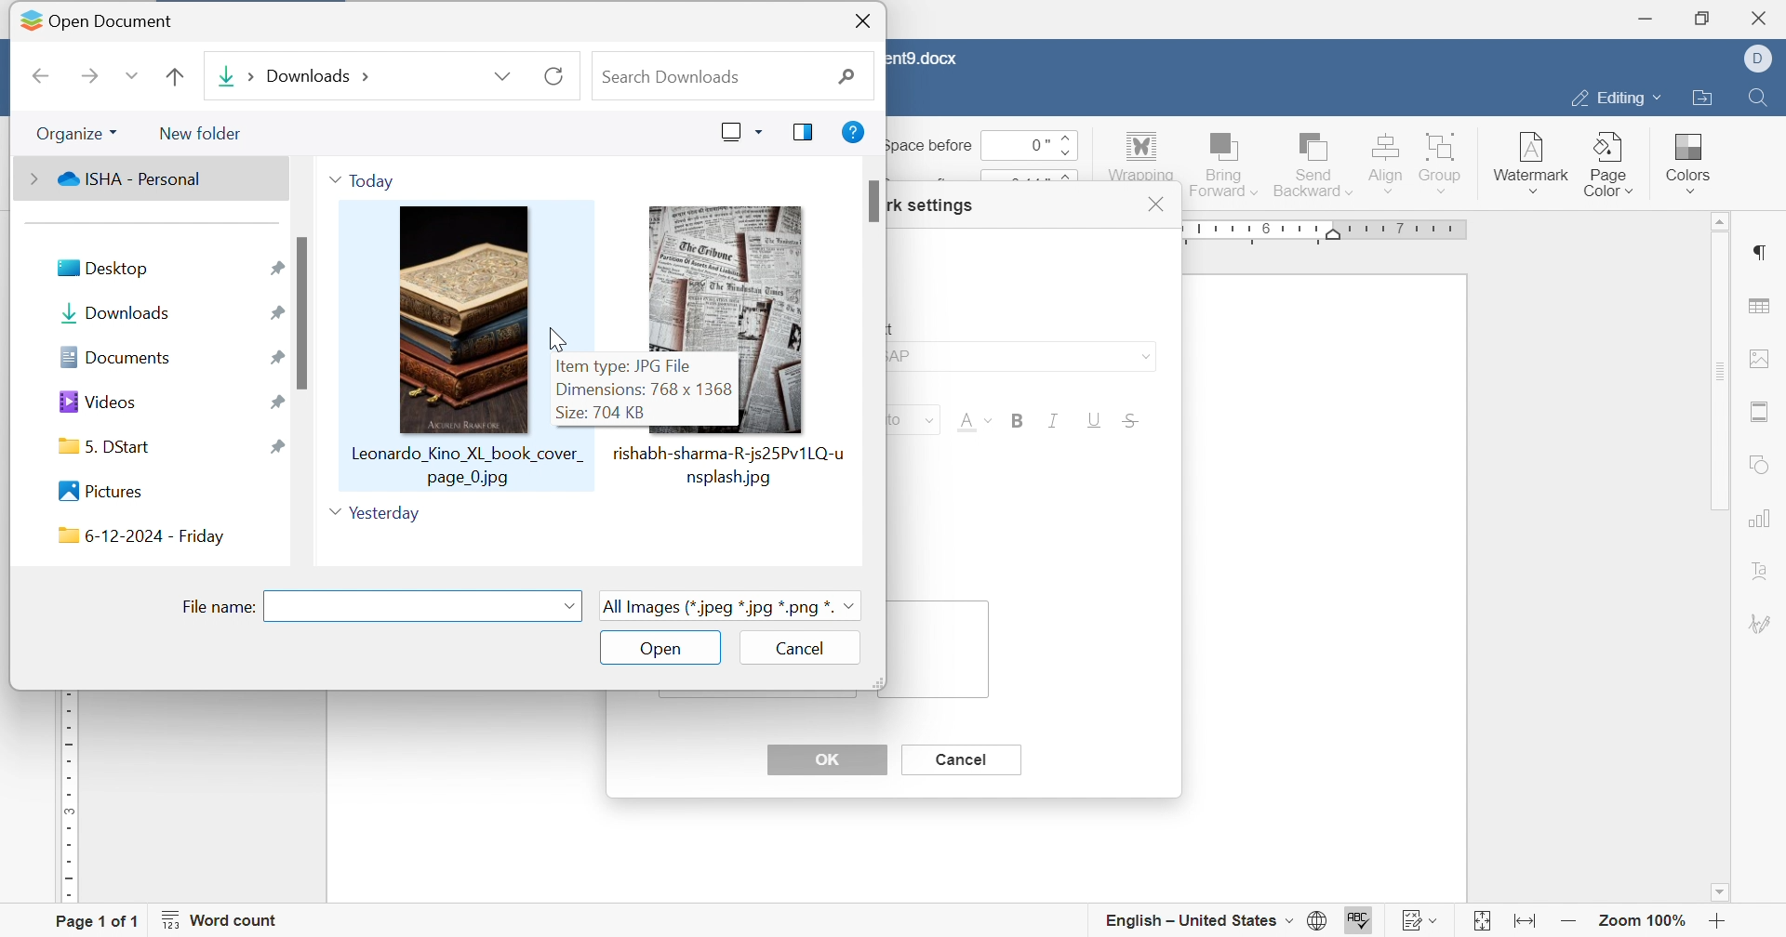  What do you see at coordinates (806, 649) in the screenshot?
I see `cancel` at bounding box center [806, 649].